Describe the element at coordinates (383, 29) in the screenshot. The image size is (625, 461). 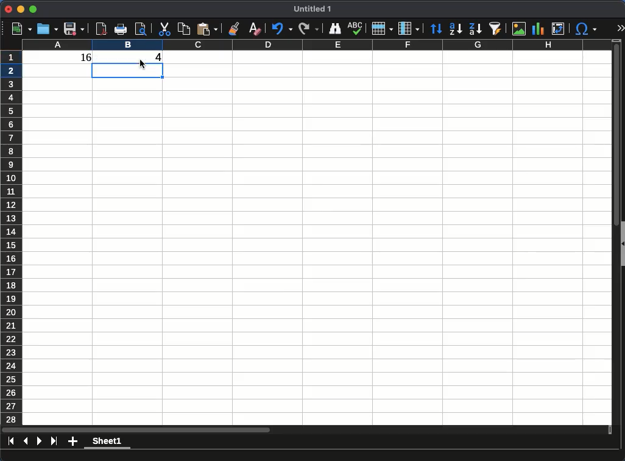
I see `rows` at that location.